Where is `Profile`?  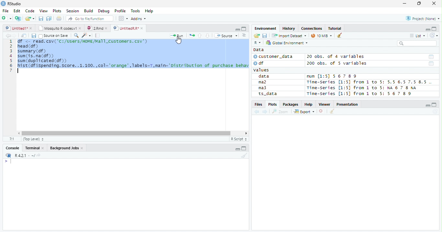 Profile is located at coordinates (120, 11).